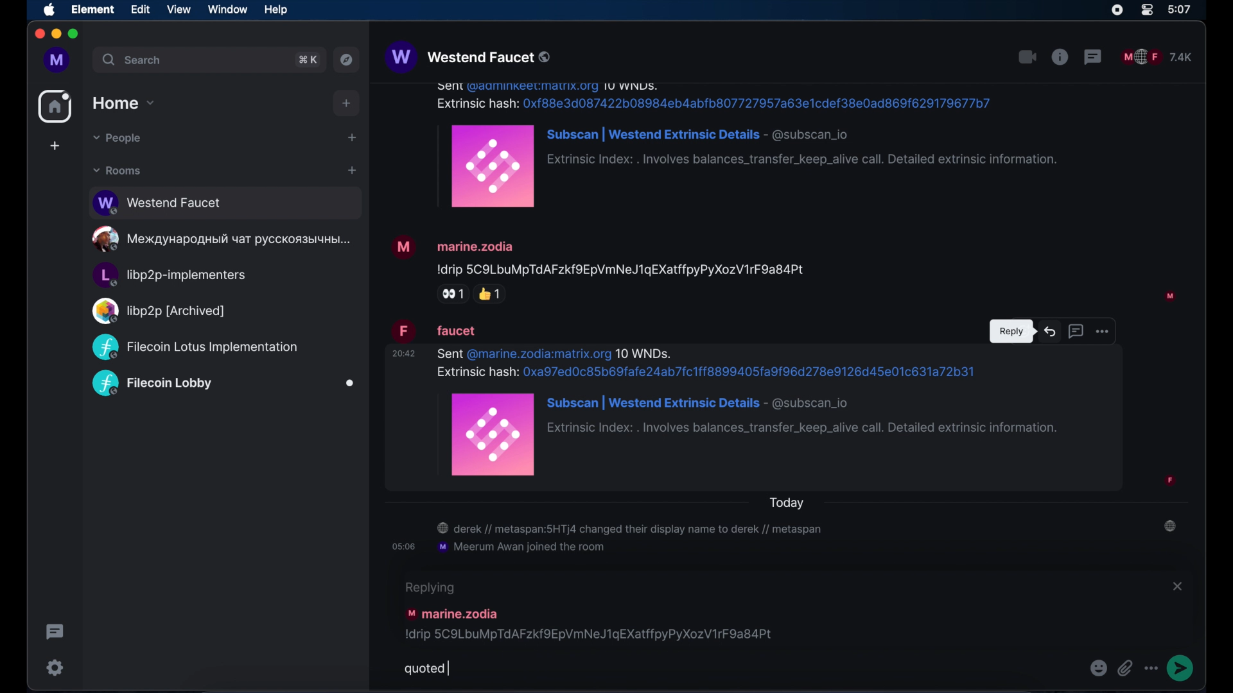  What do you see at coordinates (1157, 57) in the screenshot?
I see `public room participants` at bounding box center [1157, 57].